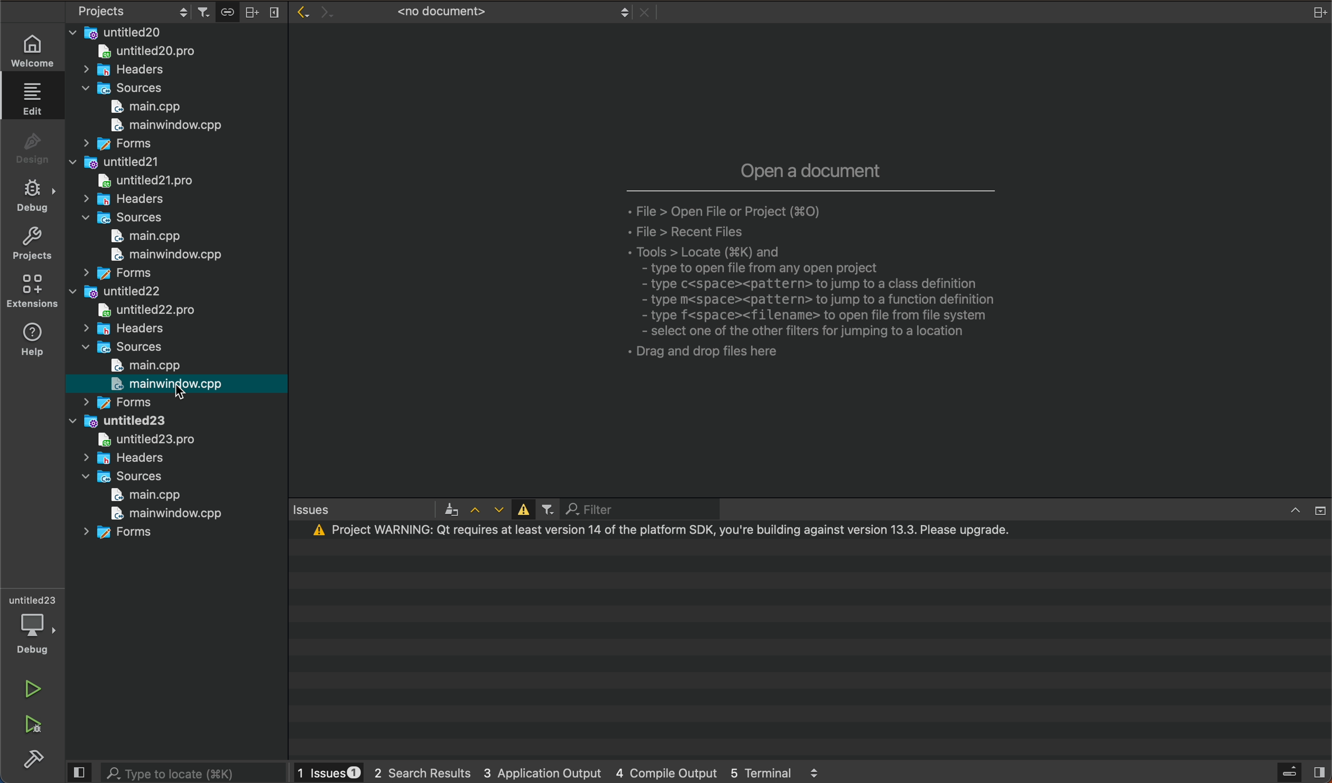 Image resolution: width=1332 pixels, height=783 pixels. What do you see at coordinates (566, 772) in the screenshot?
I see `logs` at bounding box center [566, 772].